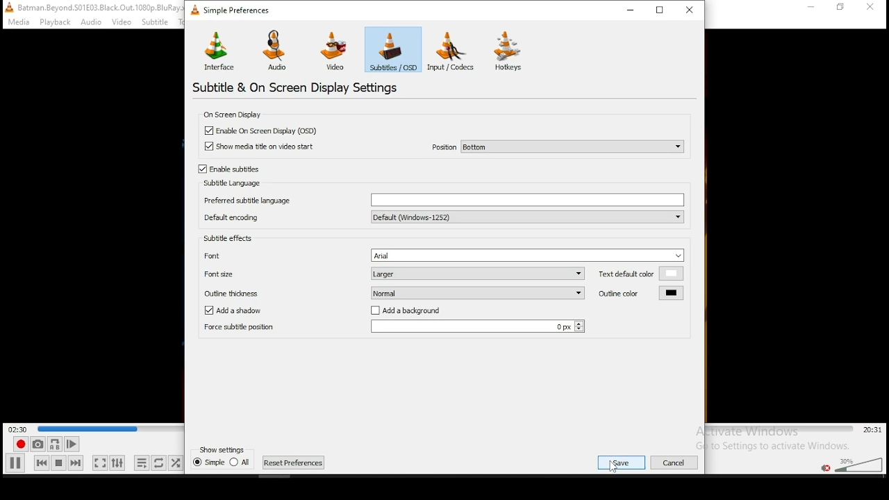  I want to click on take a snapshot, so click(38, 444).